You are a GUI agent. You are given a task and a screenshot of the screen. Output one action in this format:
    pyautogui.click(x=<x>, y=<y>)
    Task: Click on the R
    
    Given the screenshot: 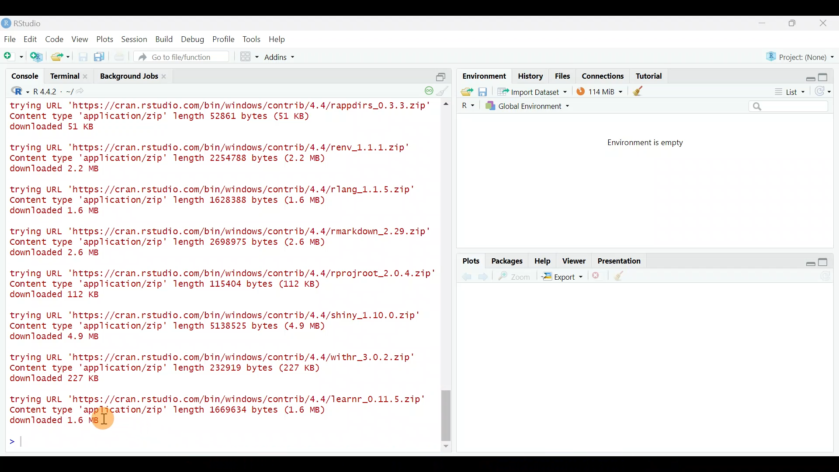 What is the action you would take?
    pyautogui.click(x=14, y=92)
    